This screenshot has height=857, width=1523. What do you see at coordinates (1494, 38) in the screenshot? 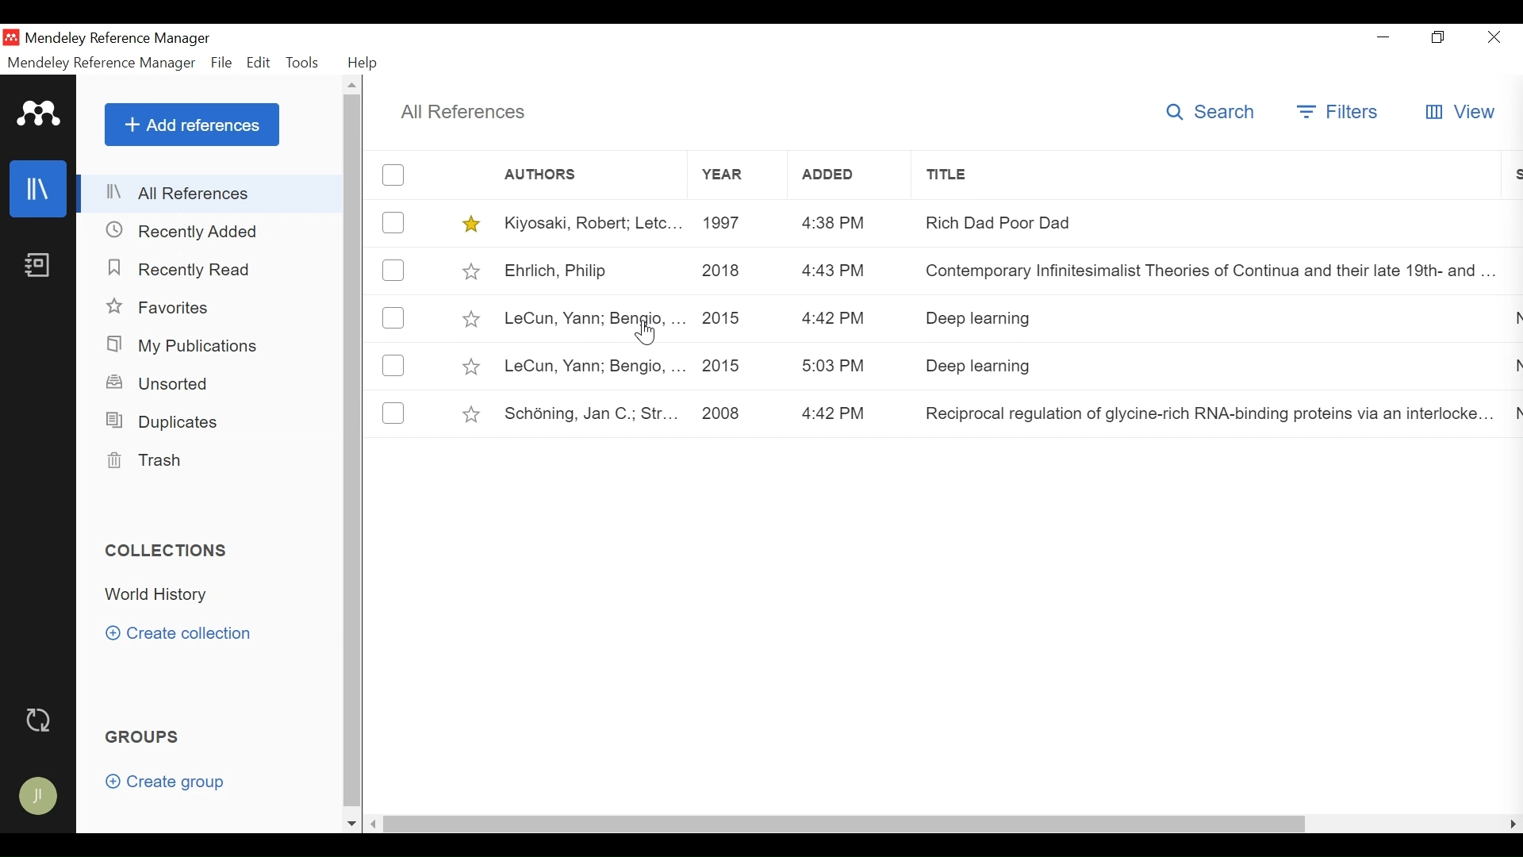
I see `Close` at bounding box center [1494, 38].